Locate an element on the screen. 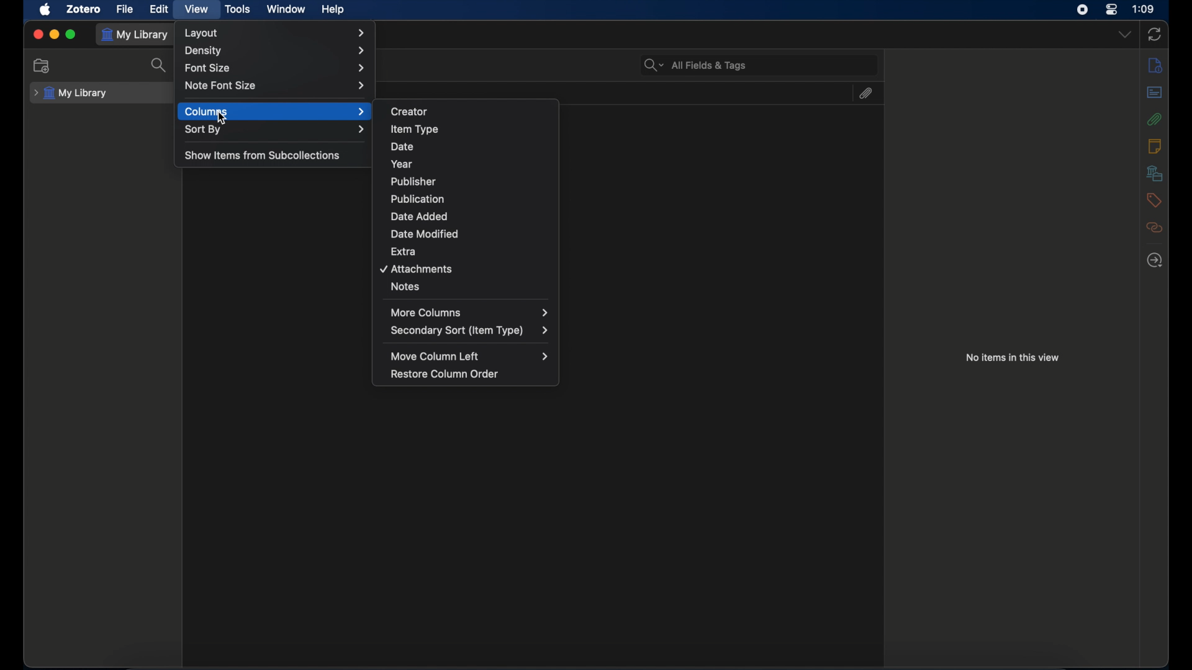  libraries is located at coordinates (1155, 173).